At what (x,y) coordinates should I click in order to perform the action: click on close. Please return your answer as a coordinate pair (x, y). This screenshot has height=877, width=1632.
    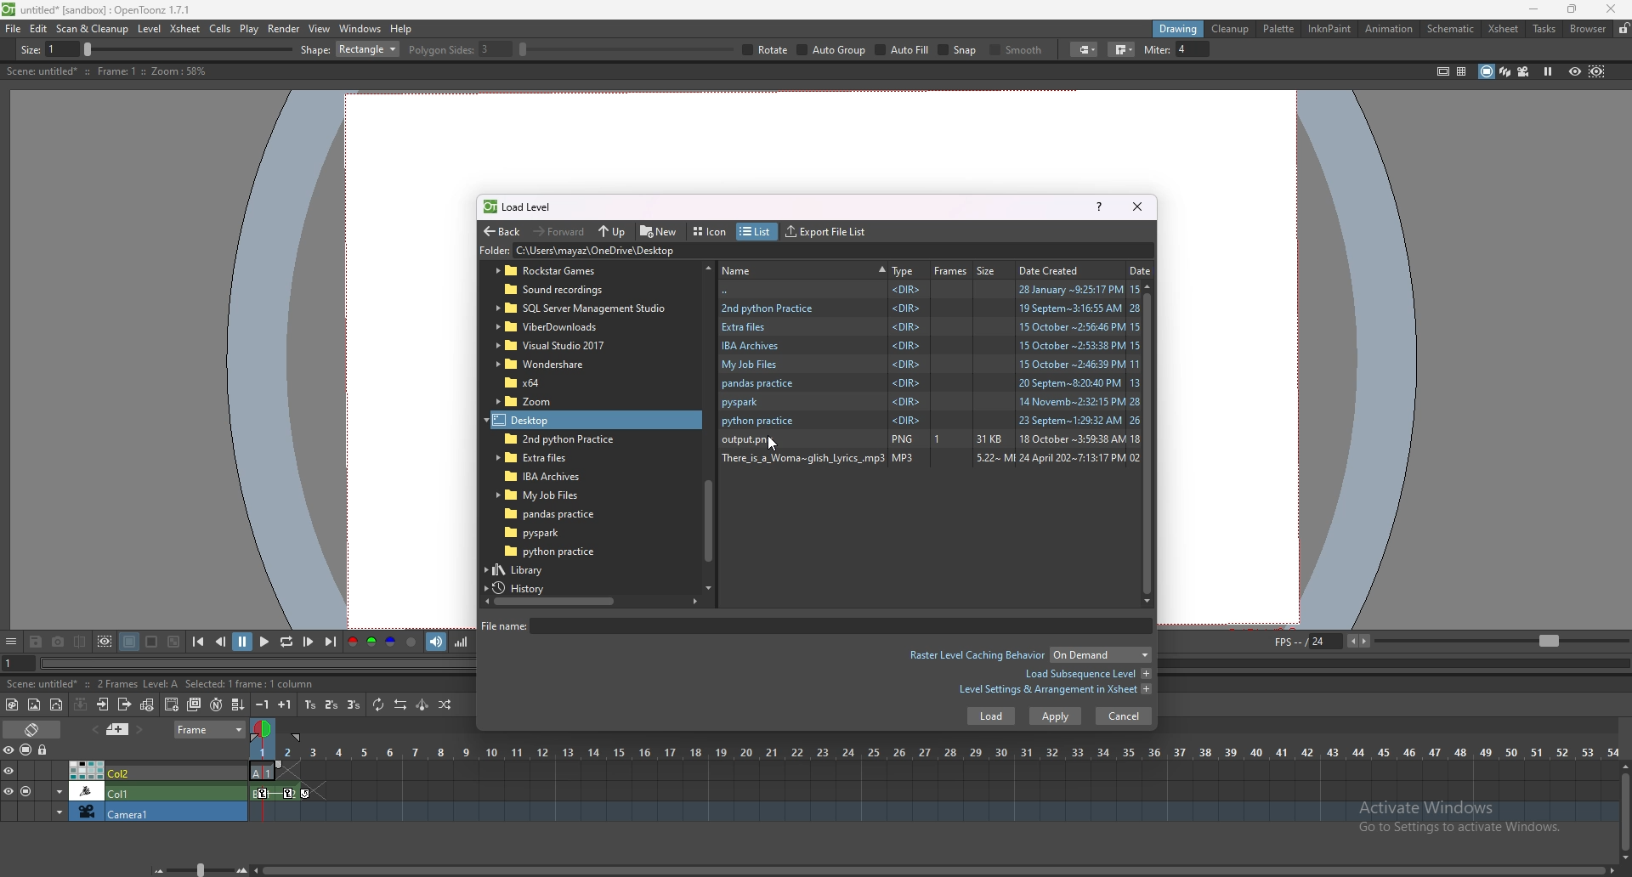
    Looking at the image, I should click on (1136, 206).